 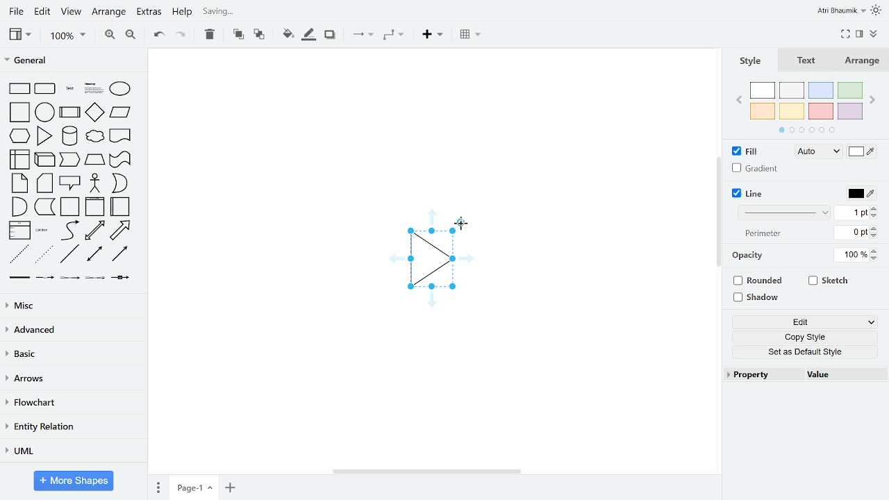 I want to click on rounded, so click(x=760, y=280).